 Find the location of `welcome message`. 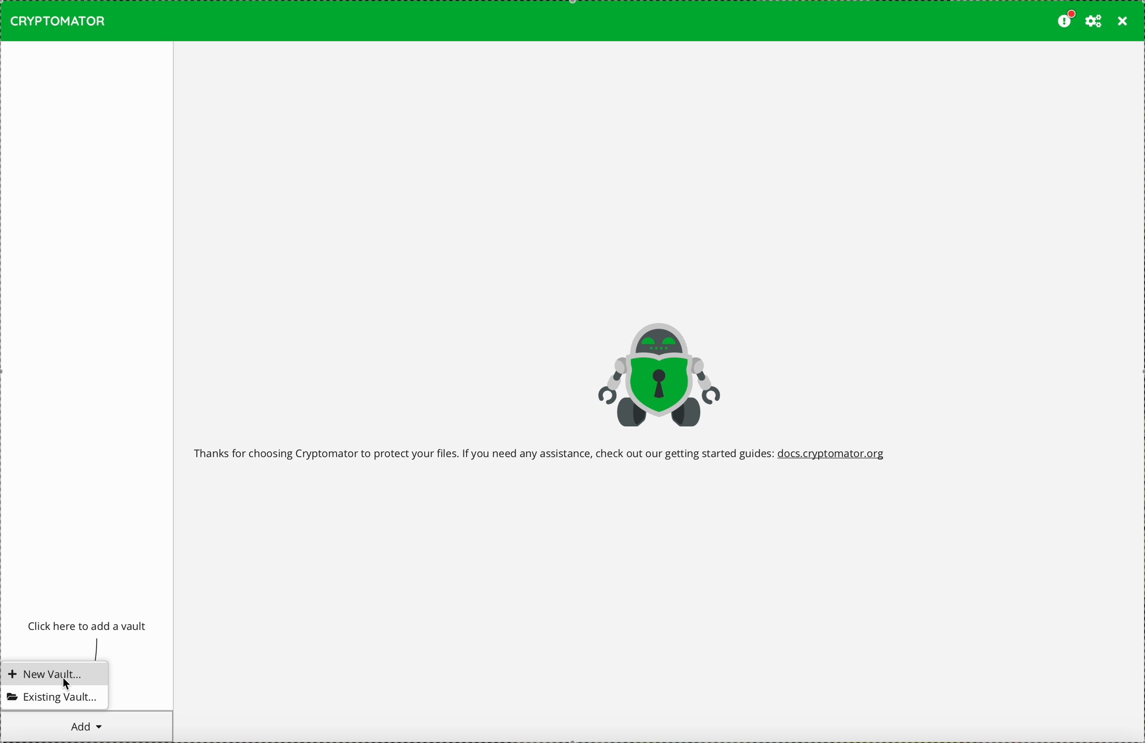

welcome message is located at coordinates (539, 454).